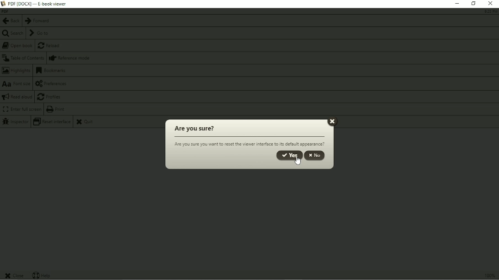 The height and width of the screenshot is (280, 499). What do you see at coordinates (53, 83) in the screenshot?
I see `Preferences` at bounding box center [53, 83].